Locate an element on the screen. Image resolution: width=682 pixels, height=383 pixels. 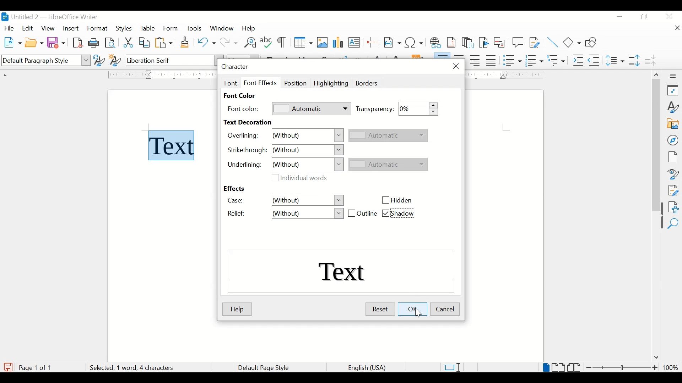
untitled 2 - libreOffice Writer is located at coordinates (49, 18).